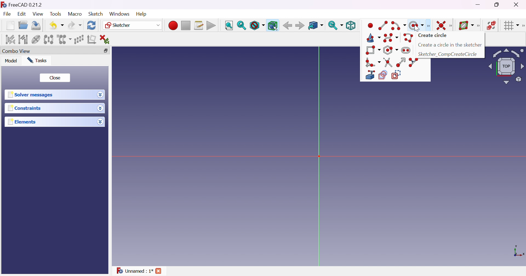 The height and width of the screenshot is (276, 526). Describe the element at coordinates (173, 26) in the screenshot. I see `Macro recording...` at that location.